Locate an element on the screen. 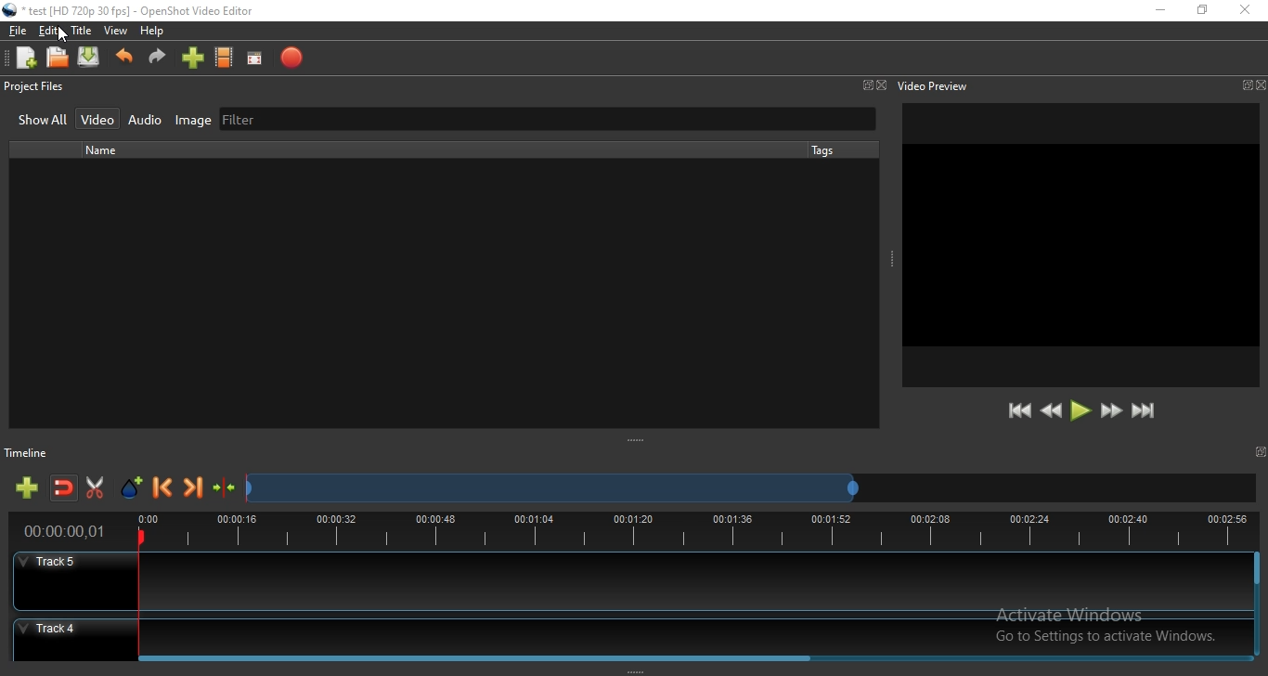  Video is located at coordinates (99, 118).